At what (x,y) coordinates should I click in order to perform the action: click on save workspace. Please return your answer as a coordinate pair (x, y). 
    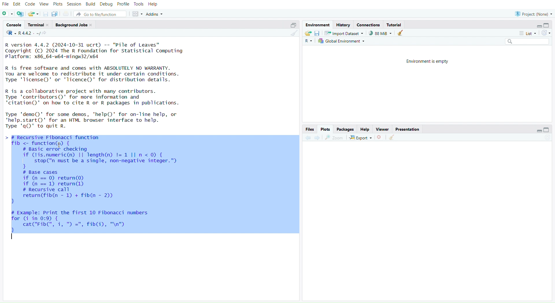
    Looking at the image, I should click on (317, 34).